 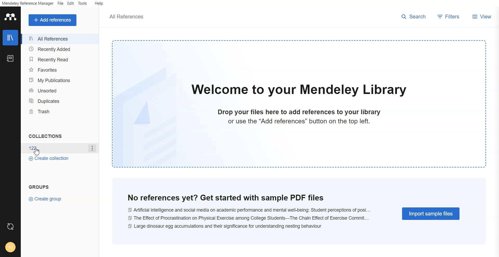 I want to click on no reference yet? get started with sample pdf files, so click(x=249, y=197).